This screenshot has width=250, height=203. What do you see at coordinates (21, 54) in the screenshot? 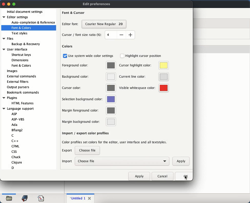
I see `Shortcut keys` at bounding box center [21, 54].